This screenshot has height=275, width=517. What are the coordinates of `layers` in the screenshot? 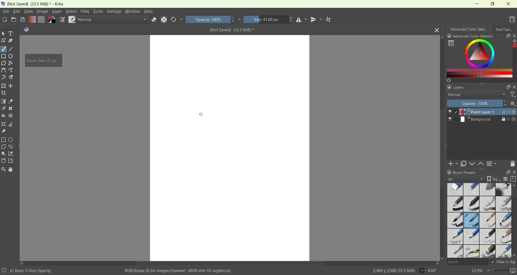 It's located at (457, 87).